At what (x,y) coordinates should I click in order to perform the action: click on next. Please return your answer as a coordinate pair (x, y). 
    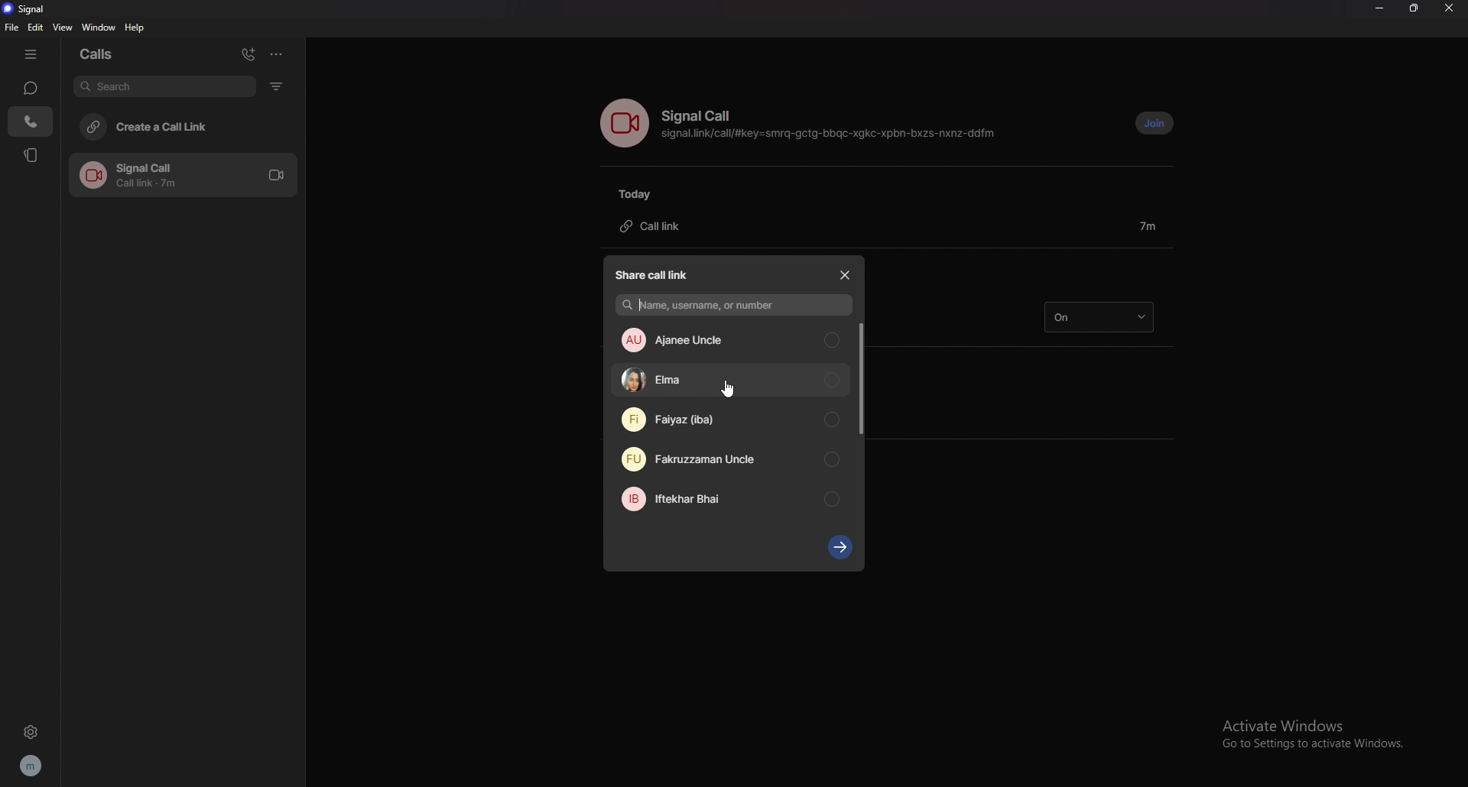
    Looking at the image, I should click on (841, 547).